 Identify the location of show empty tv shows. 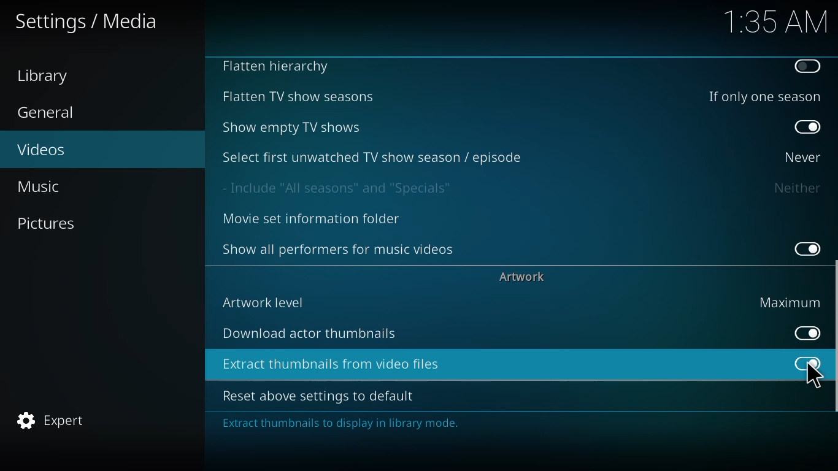
(294, 127).